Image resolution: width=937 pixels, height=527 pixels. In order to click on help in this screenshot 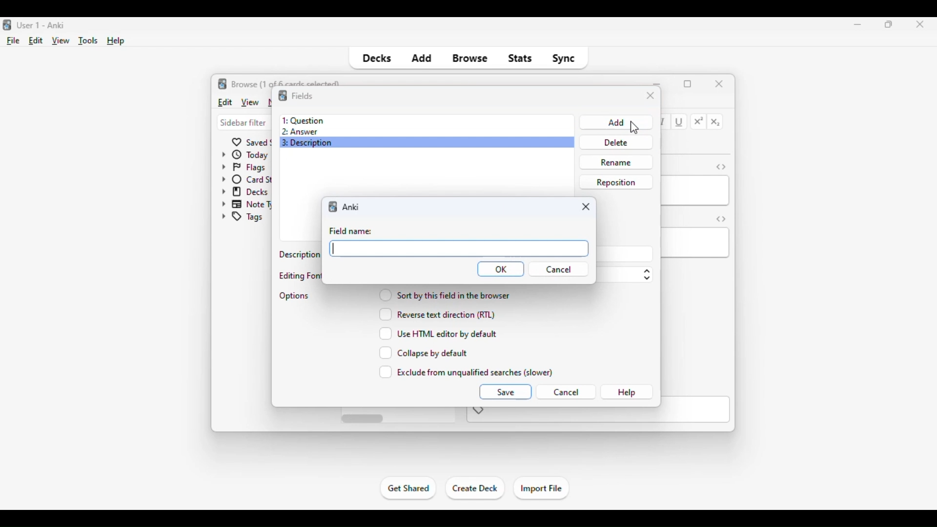, I will do `click(627, 392)`.